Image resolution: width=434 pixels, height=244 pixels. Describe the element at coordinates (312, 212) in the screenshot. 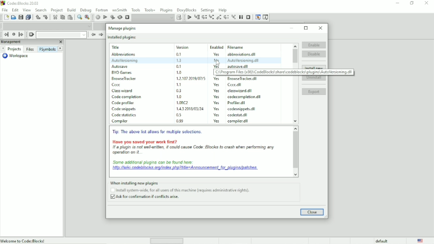

I see `Close` at that location.